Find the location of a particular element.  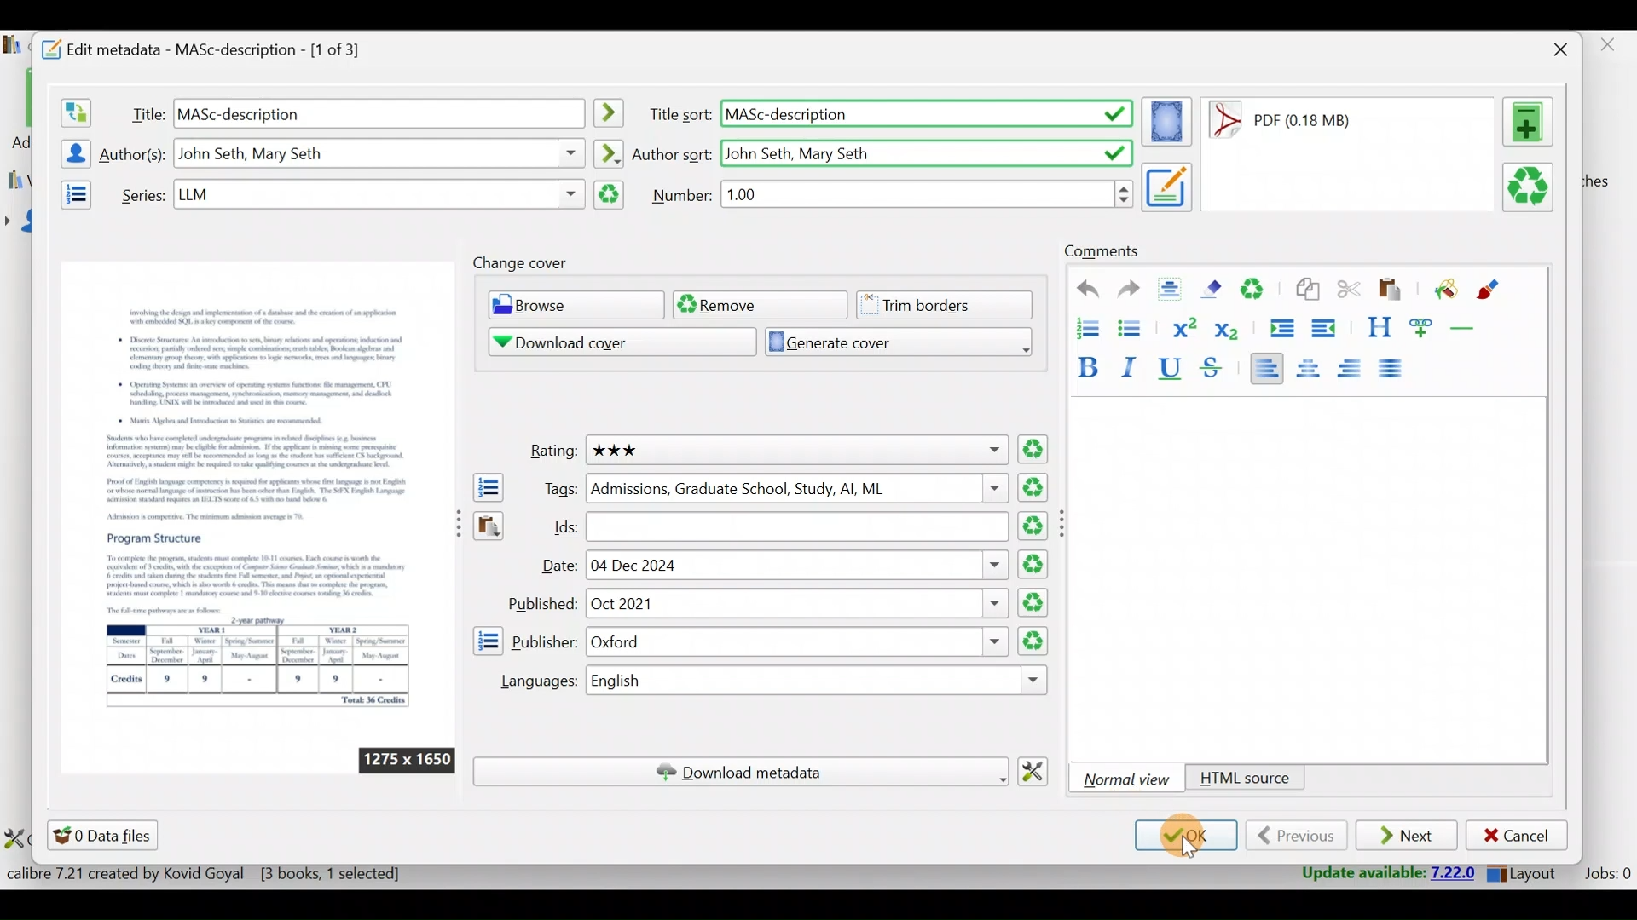

Previous is located at coordinates (1296, 836).